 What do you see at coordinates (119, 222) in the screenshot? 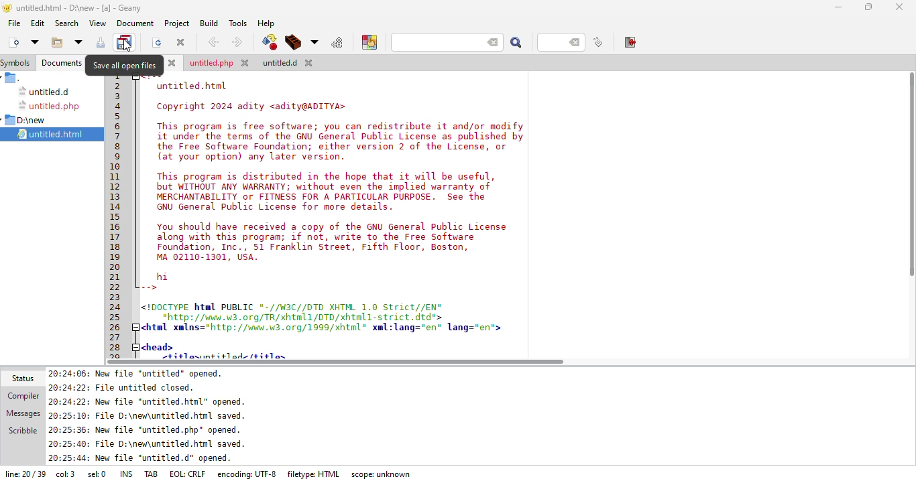
I see `line number` at bounding box center [119, 222].